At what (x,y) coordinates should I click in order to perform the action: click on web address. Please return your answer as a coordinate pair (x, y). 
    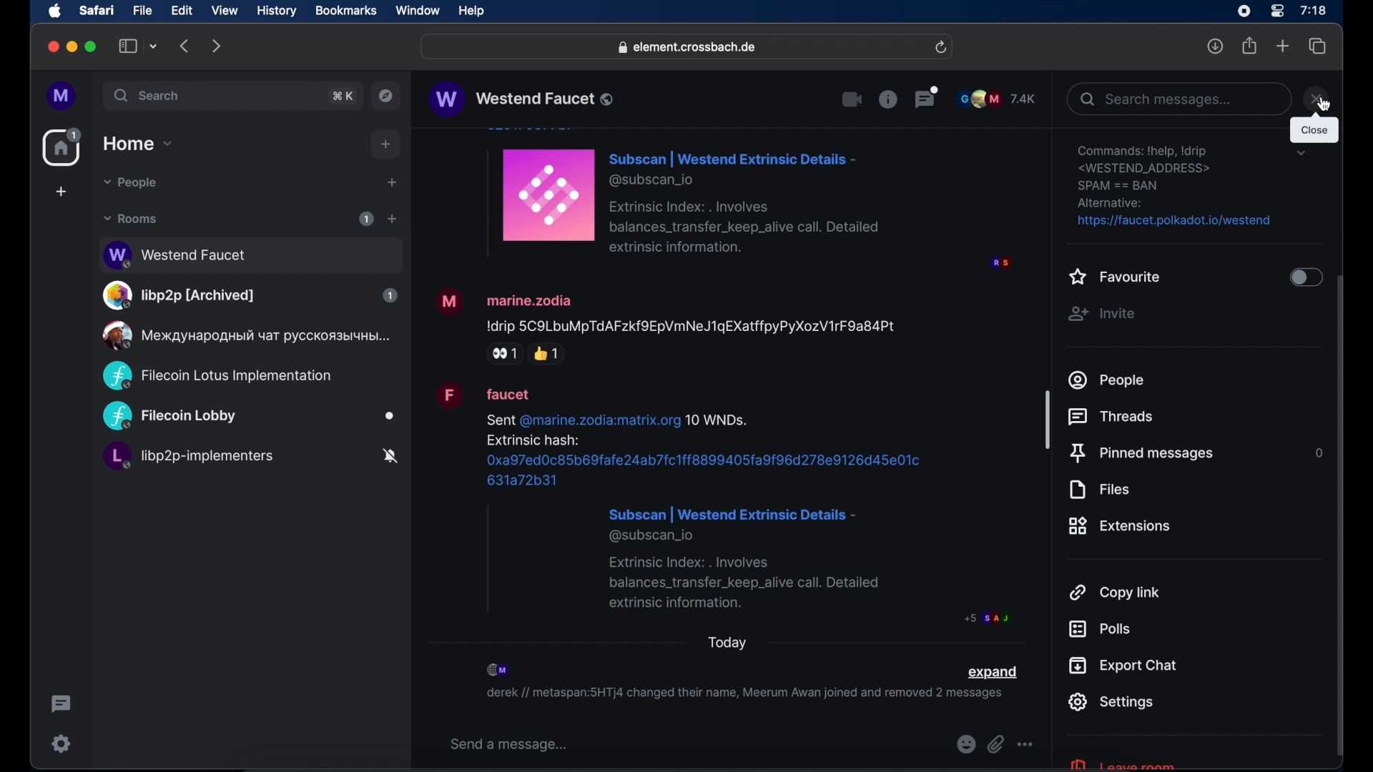
    Looking at the image, I should click on (689, 48).